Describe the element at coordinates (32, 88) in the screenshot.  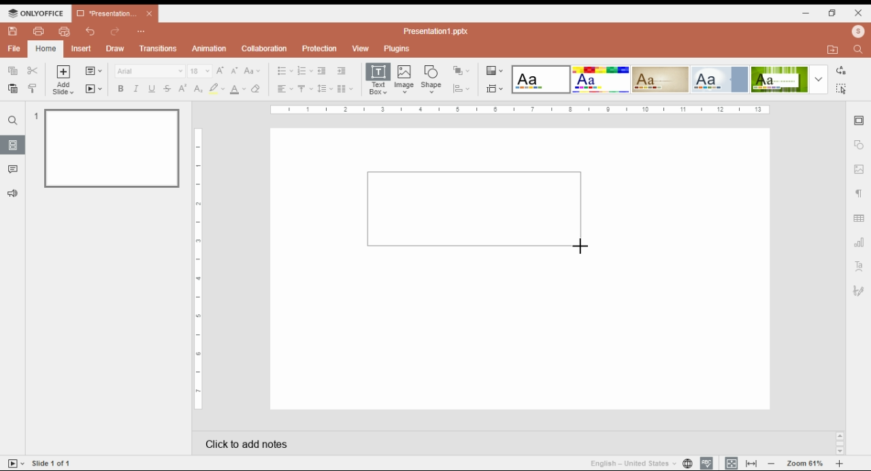
I see `copy style` at that location.